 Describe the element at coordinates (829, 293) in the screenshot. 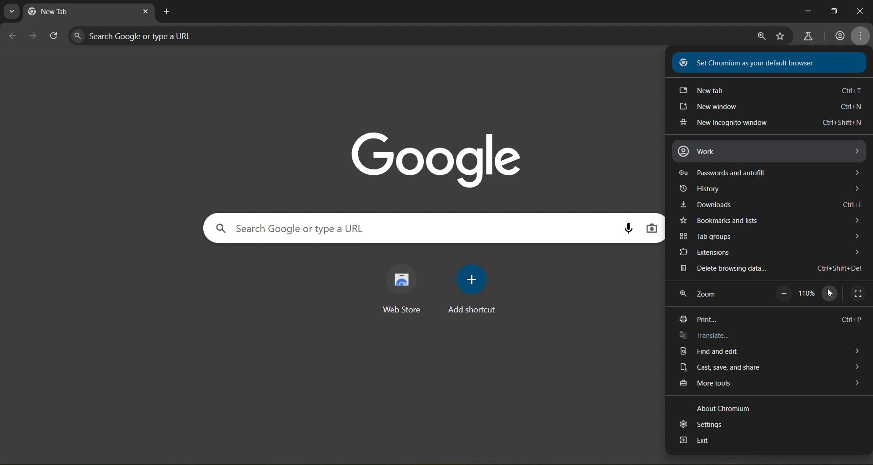

I see `Cursor` at that location.